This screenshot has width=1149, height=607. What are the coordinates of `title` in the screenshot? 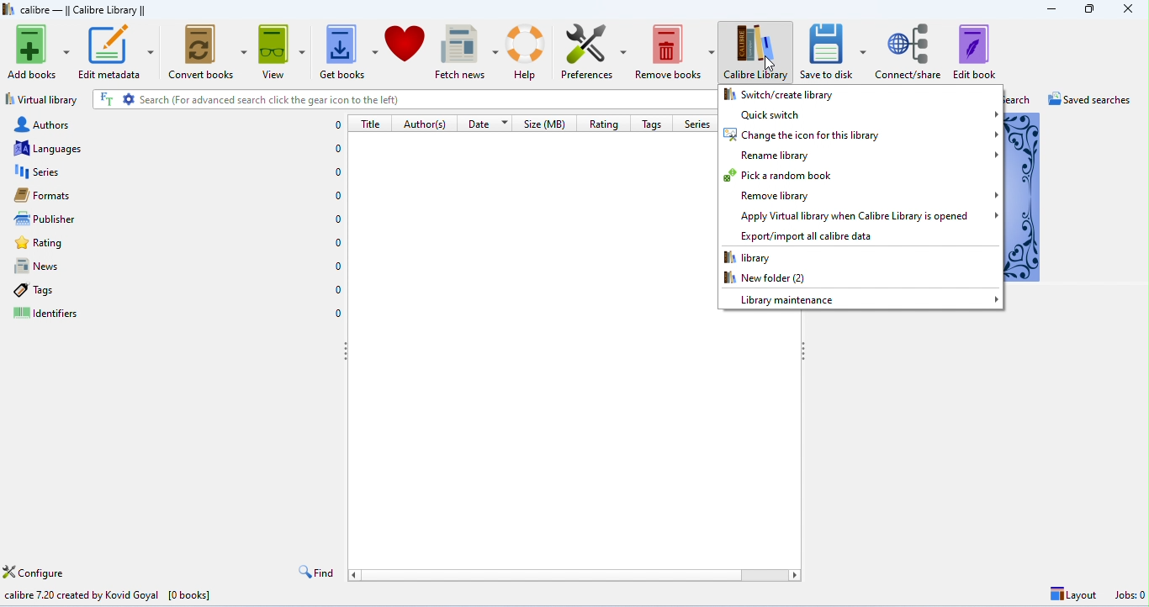 It's located at (370, 124).